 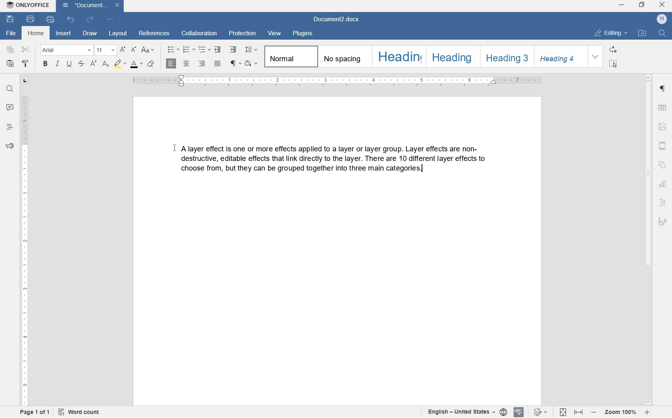 I want to click on decrement font size, so click(x=133, y=50).